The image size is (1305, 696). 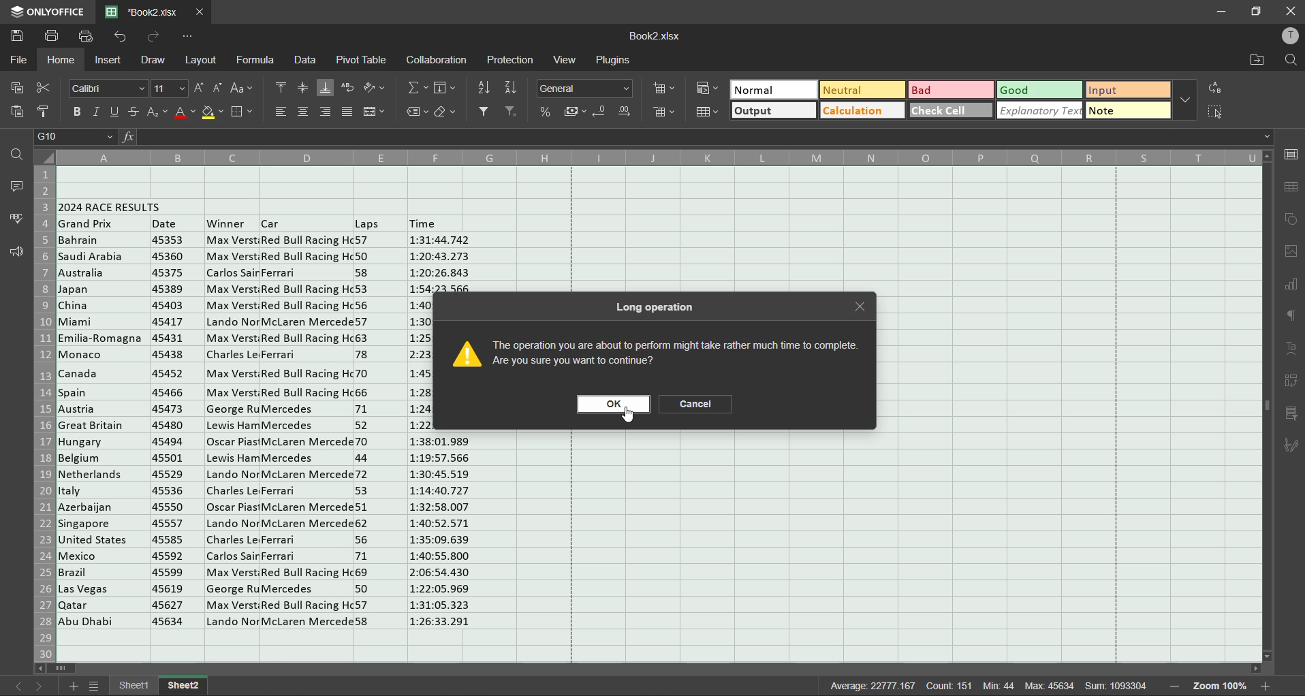 I want to click on data, so click(x=304, y=62).